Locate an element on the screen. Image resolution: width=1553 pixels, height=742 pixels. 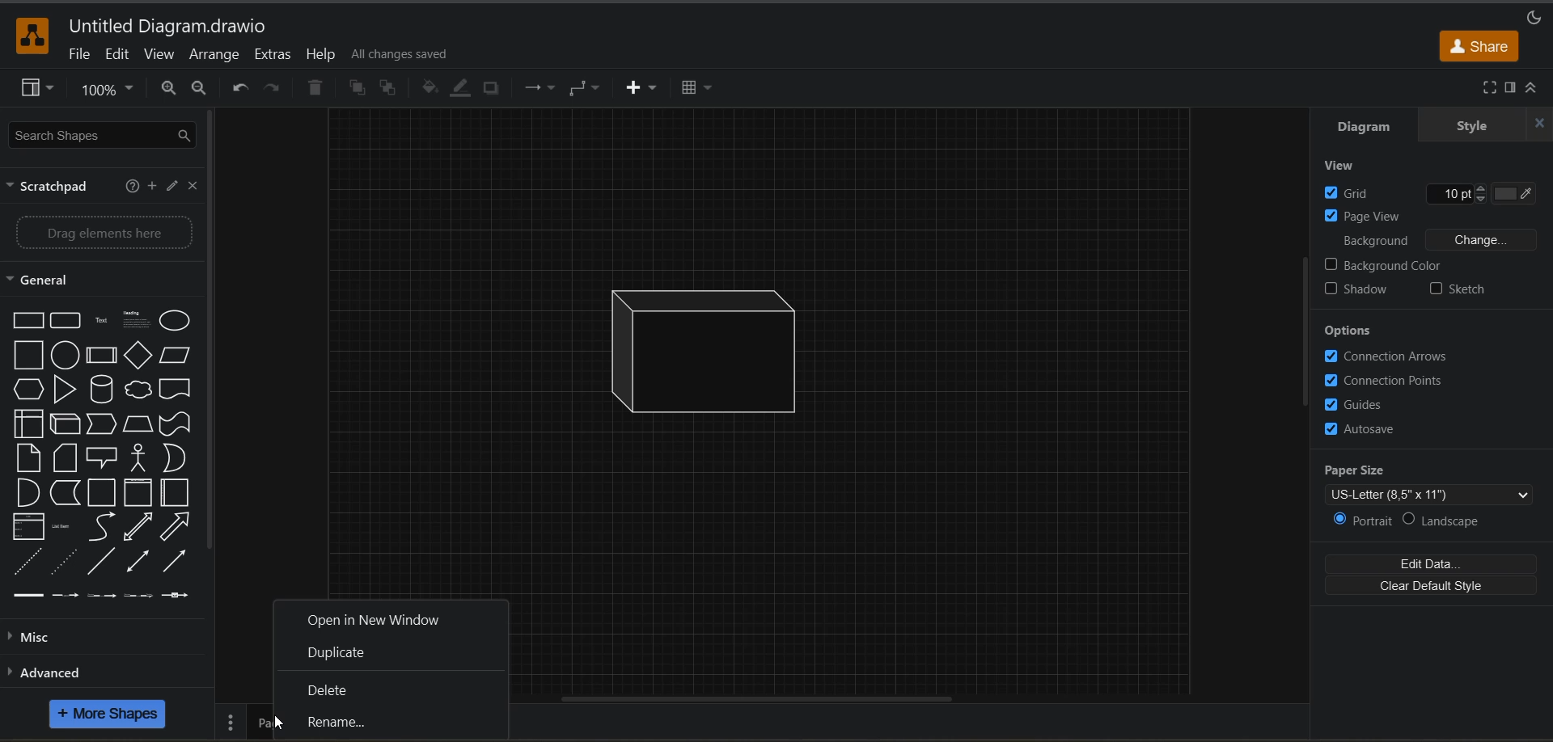
zoom is located at coordinates (108, 90).